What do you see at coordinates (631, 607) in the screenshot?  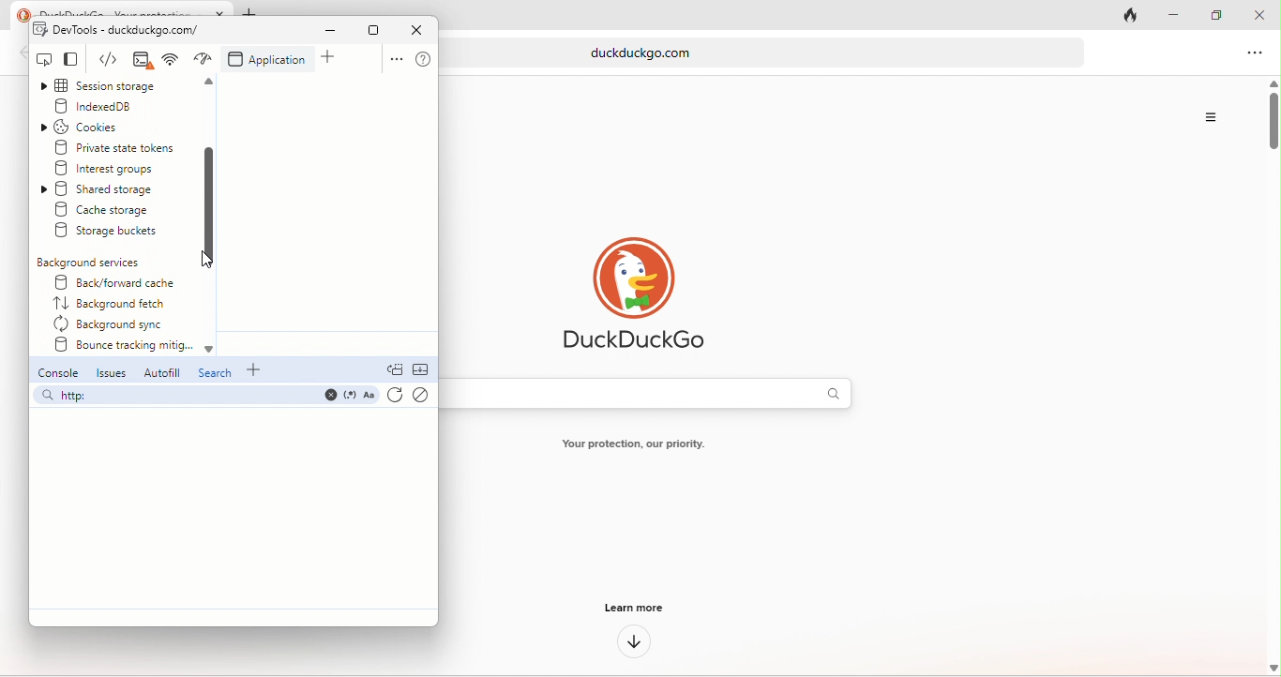 I see `learn more` at bounding box center [631, 607].